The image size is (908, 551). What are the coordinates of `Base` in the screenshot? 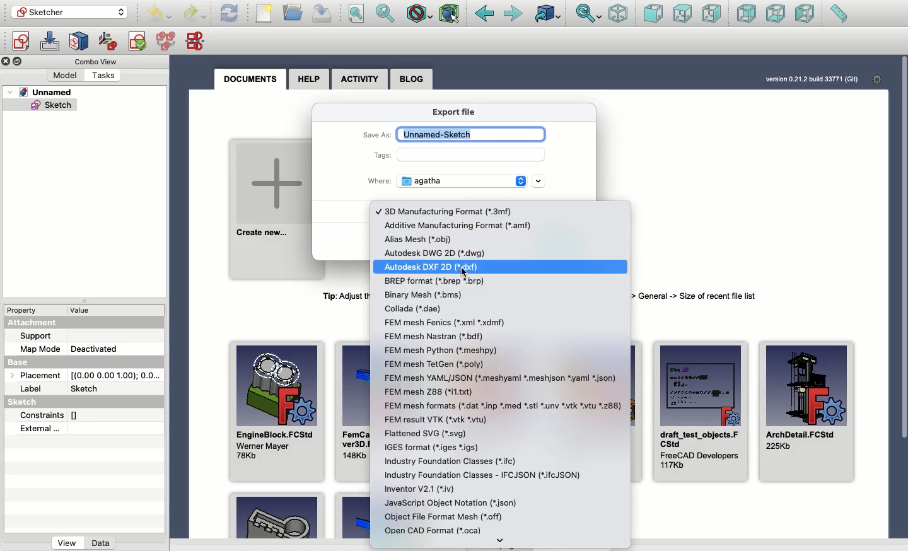 It's located at (22, 363).